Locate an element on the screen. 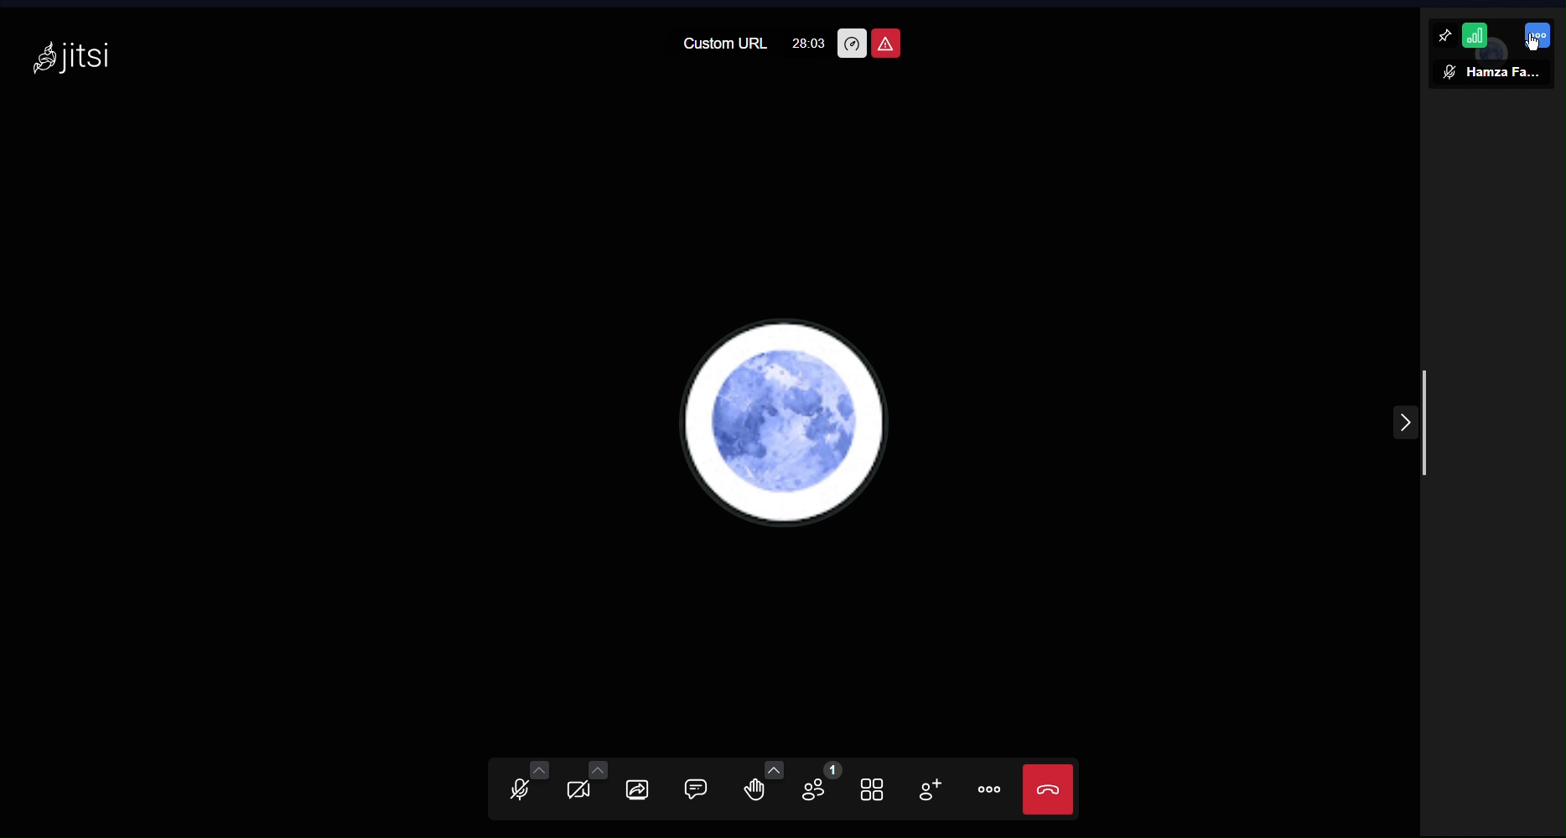 This screenshot has height=838, width=1566. Raise Hand is located at coordinates (763, 788).